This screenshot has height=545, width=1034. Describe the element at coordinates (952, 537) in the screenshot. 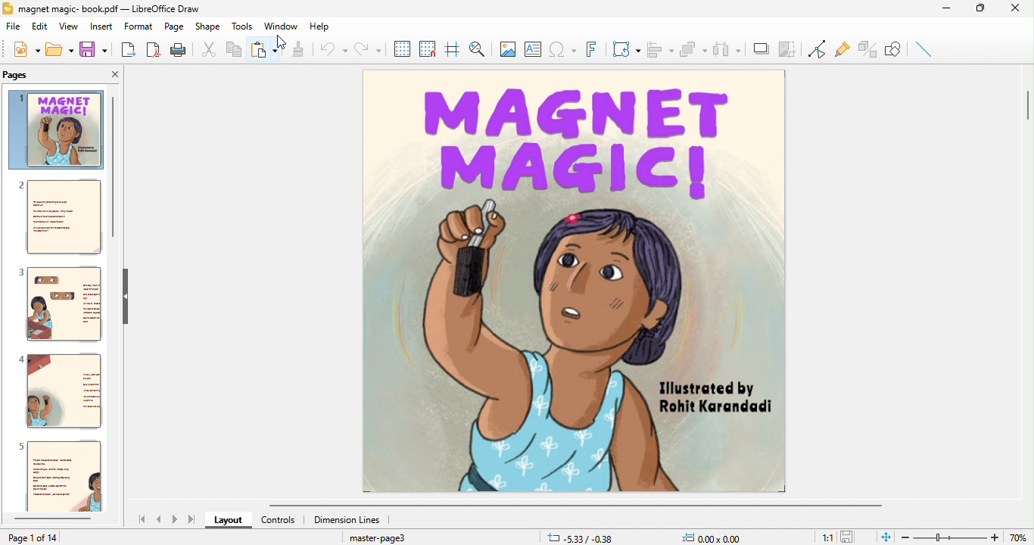

I see `zoom` at that location.